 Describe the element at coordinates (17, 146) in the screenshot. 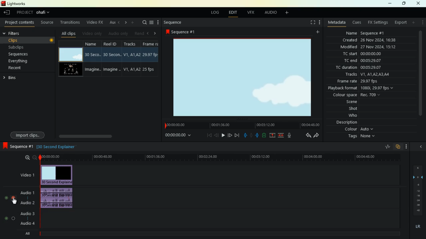

I see `sequence` at that location.